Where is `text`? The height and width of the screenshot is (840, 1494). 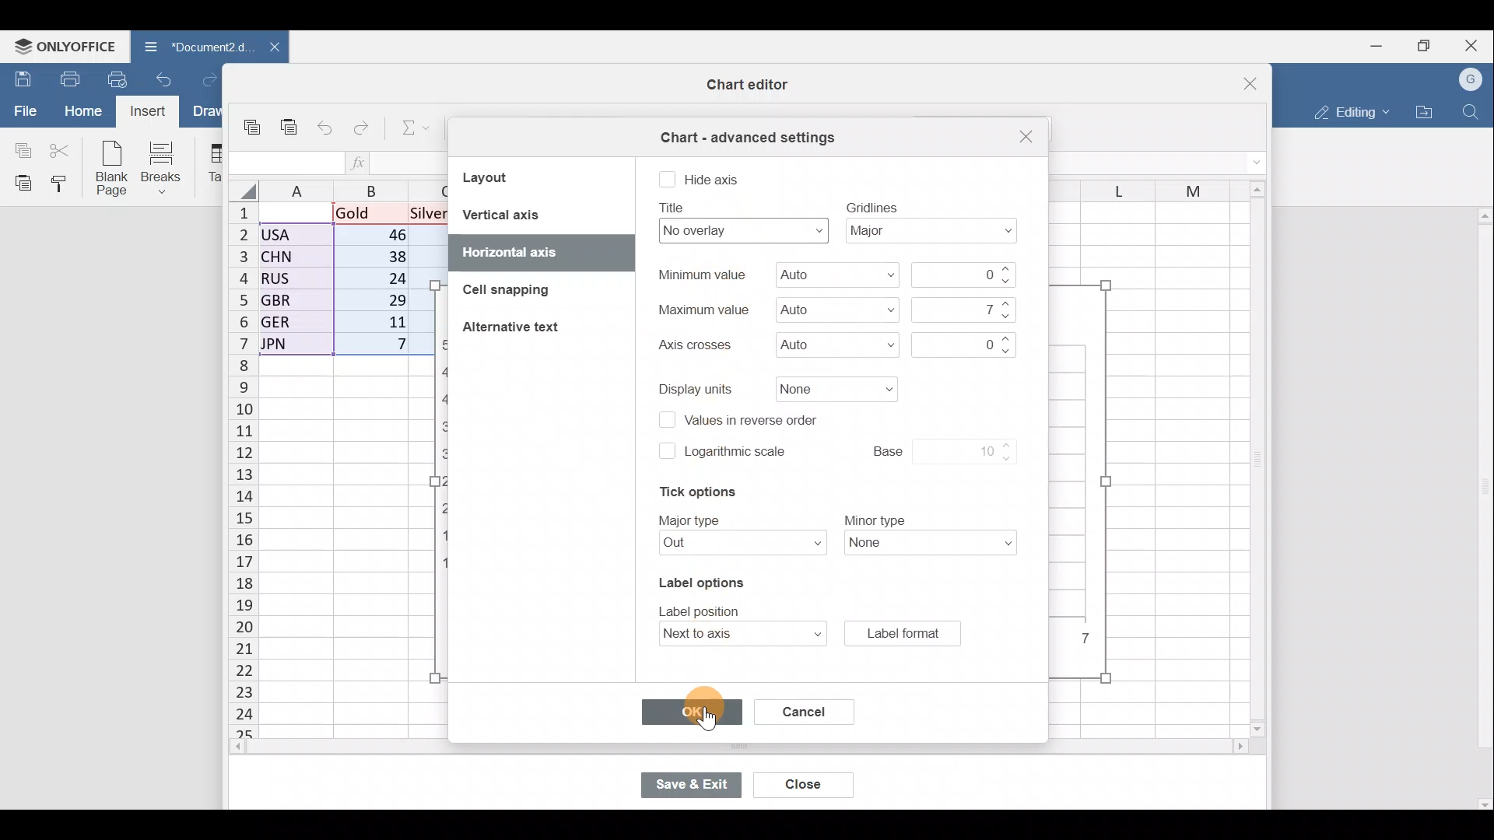 text is located at coordinates (693, 345).